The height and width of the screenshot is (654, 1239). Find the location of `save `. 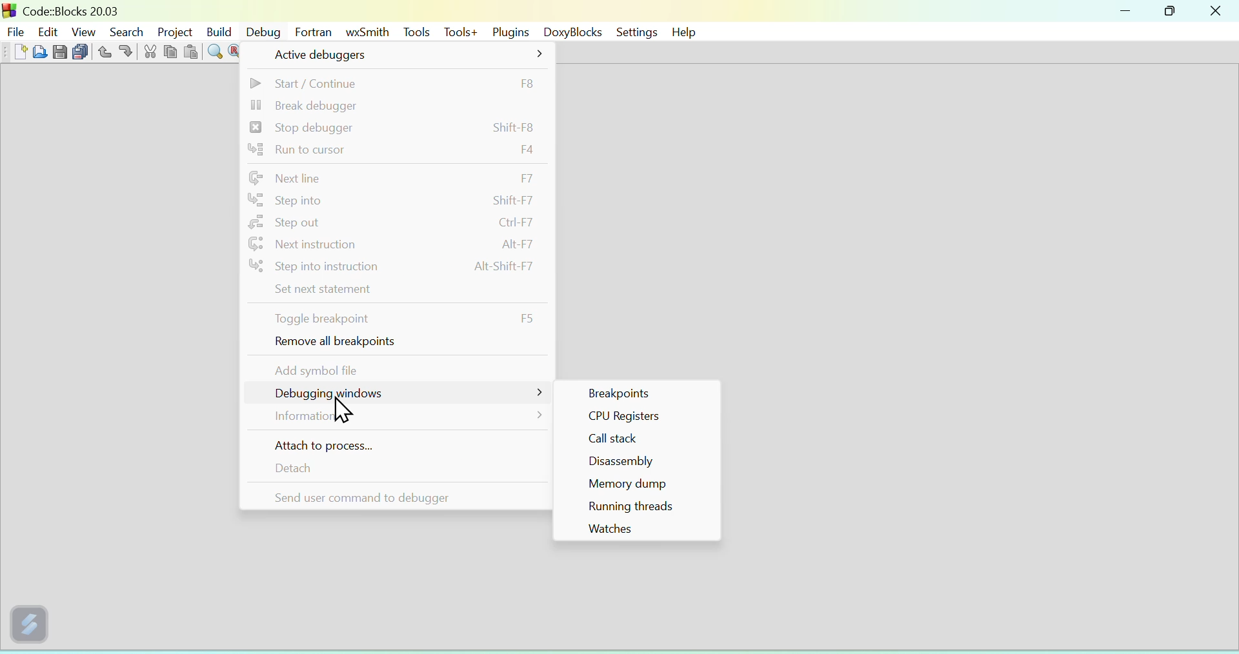

save  is located at coordinates (58, 52).